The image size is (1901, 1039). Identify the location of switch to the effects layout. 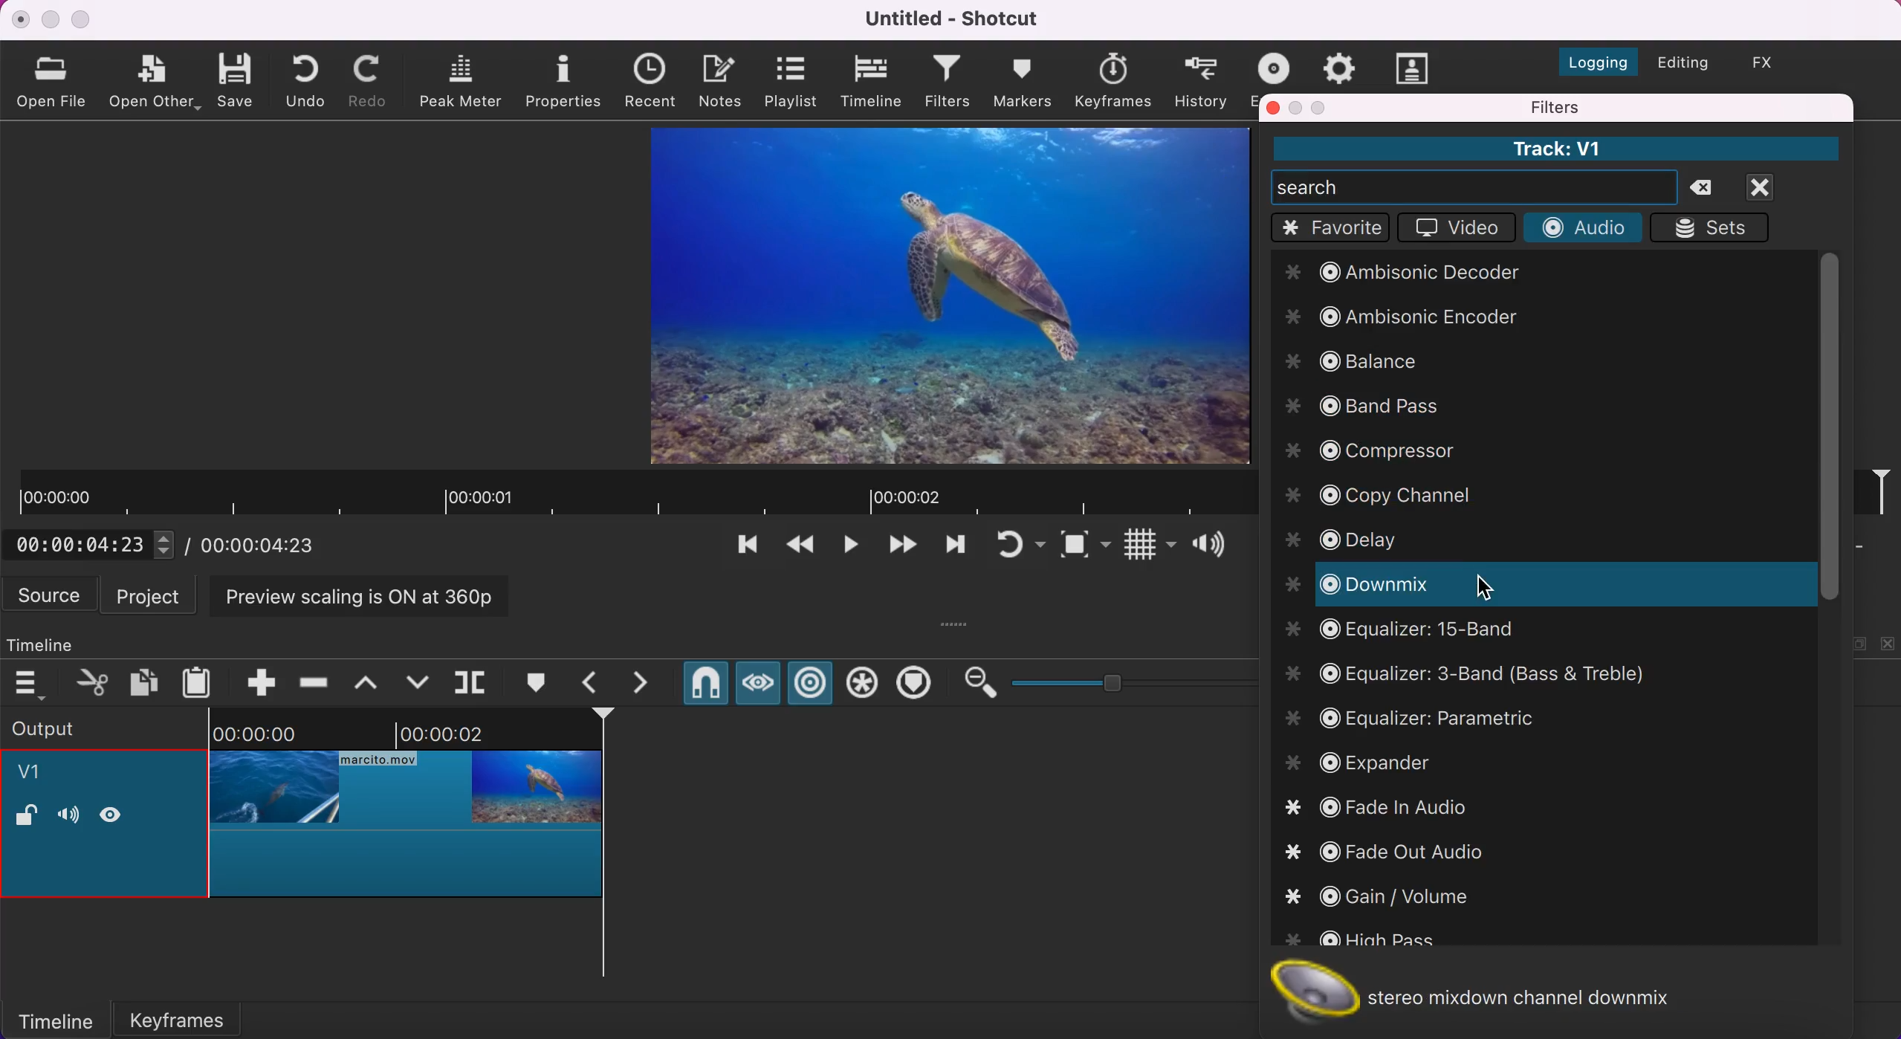
(1774, 62).